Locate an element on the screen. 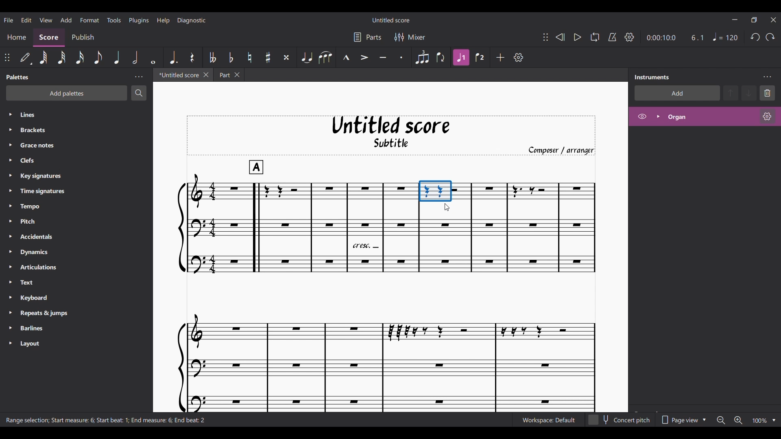 The width and height of the screenshot is (781, 439). Zoom out is located at coordinates (721, 420).